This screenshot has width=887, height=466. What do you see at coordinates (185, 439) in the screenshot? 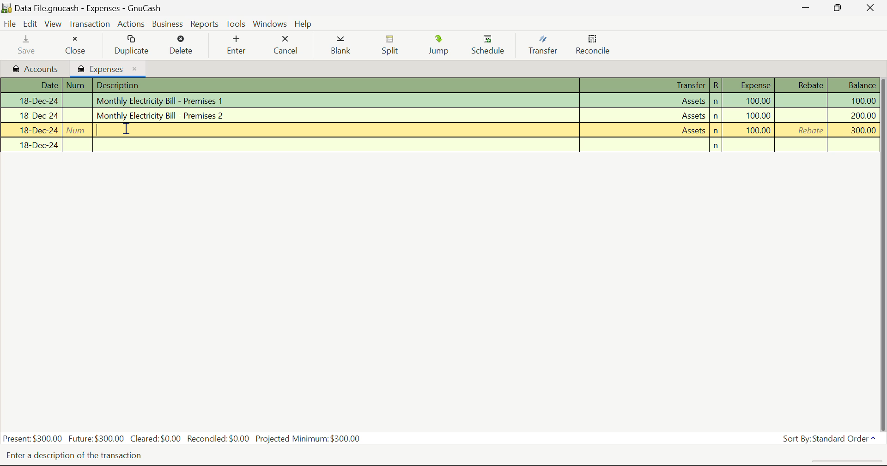
I see `Present: $300.00 Future:$300.00 Cleared:$0.00 Reconciled:$0.00 Projected Minimum: $300.00` at bounding box center [185, 439].